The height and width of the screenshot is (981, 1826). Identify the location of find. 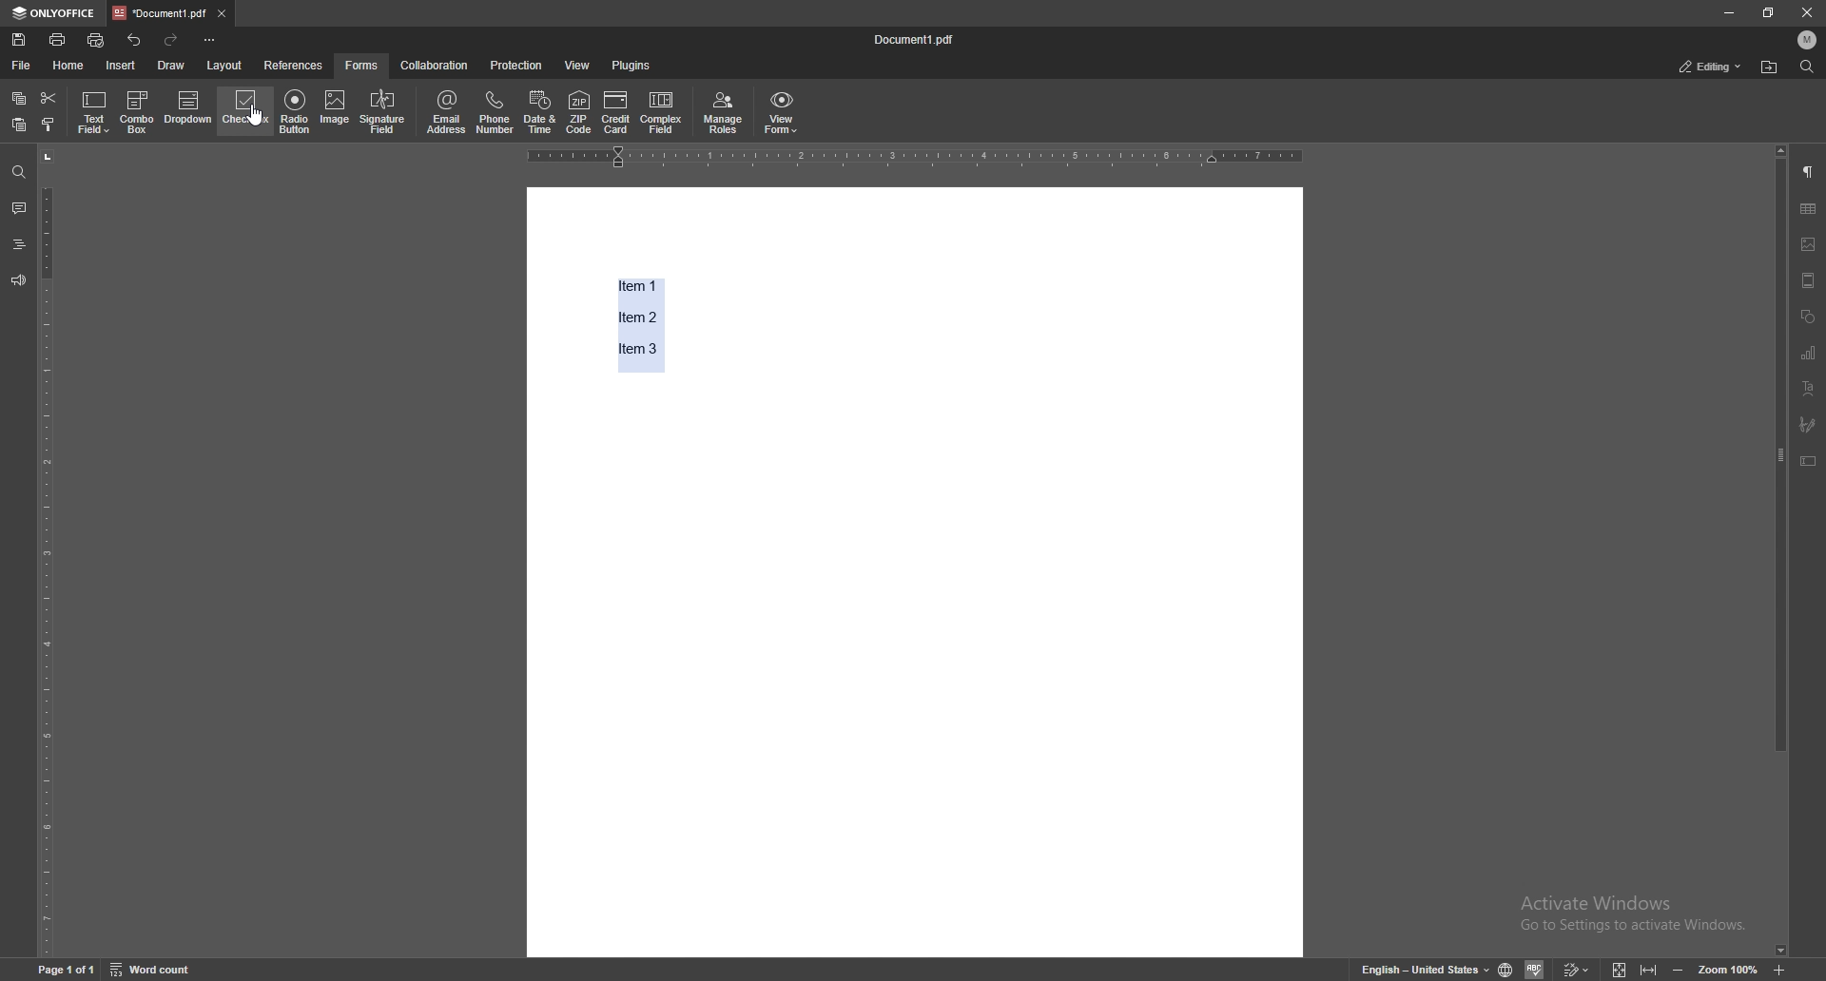
(18, 172).